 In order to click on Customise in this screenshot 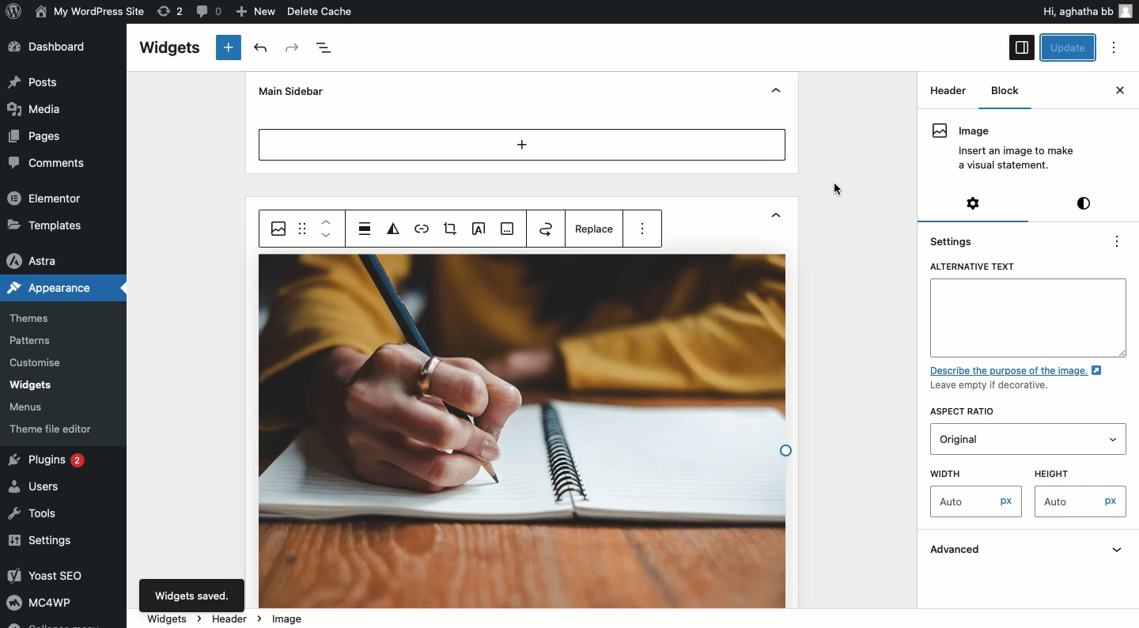, I will do `click(33, 365)`.